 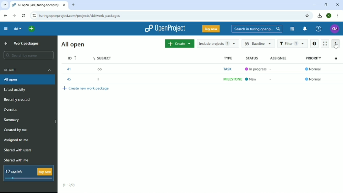 I want to click on Default, so click(x=27, y=69).